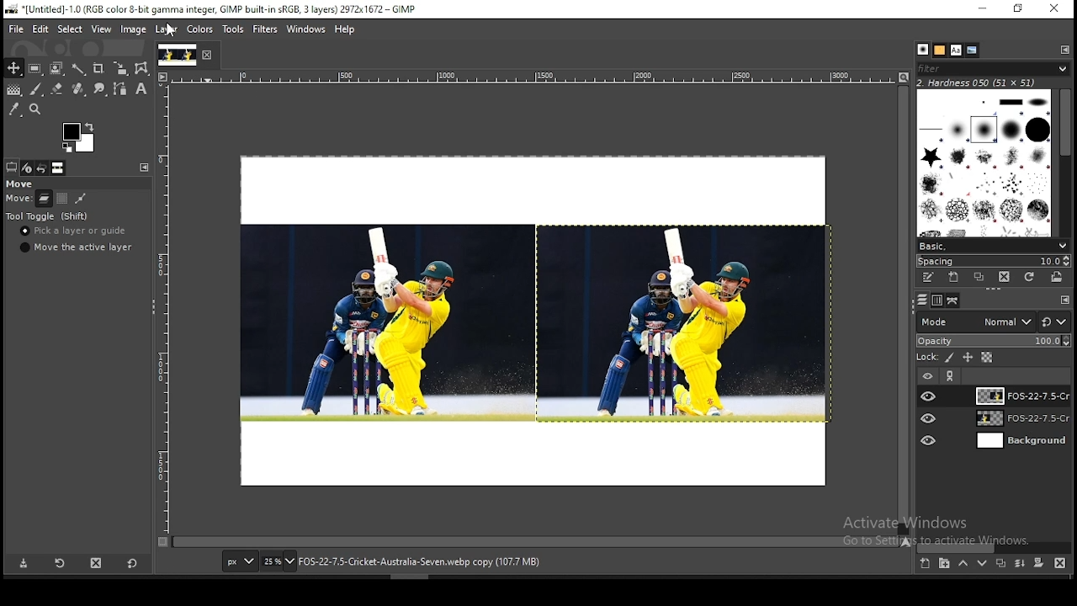 The image size is (1077, 606). Describe the element at coordinates (920, 300) in the screenshot. I see `layers` at that location.